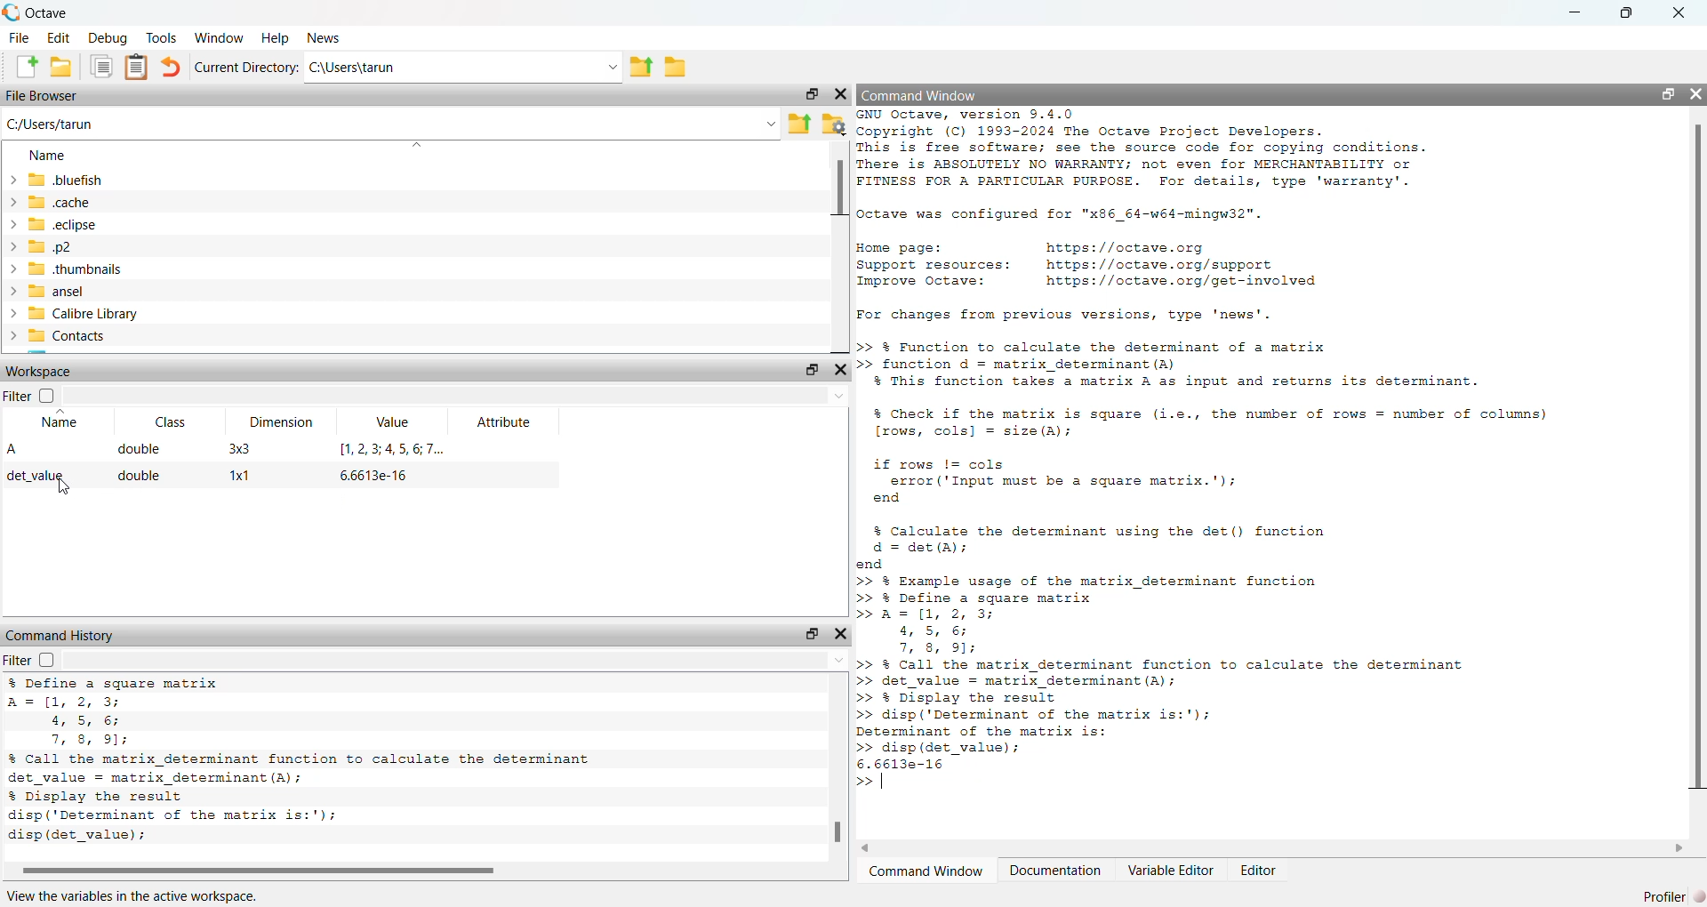 The height and width of the screenshot is (907, 1707). Describe the element at coordinates (239, 448) in the screenshot. I see `3x3` at that location.